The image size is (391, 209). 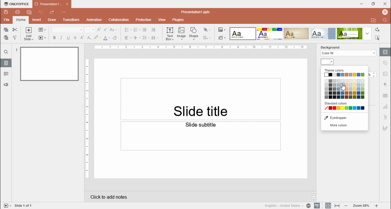 I want to click on paragraph settings, so click(x=386, y=84).